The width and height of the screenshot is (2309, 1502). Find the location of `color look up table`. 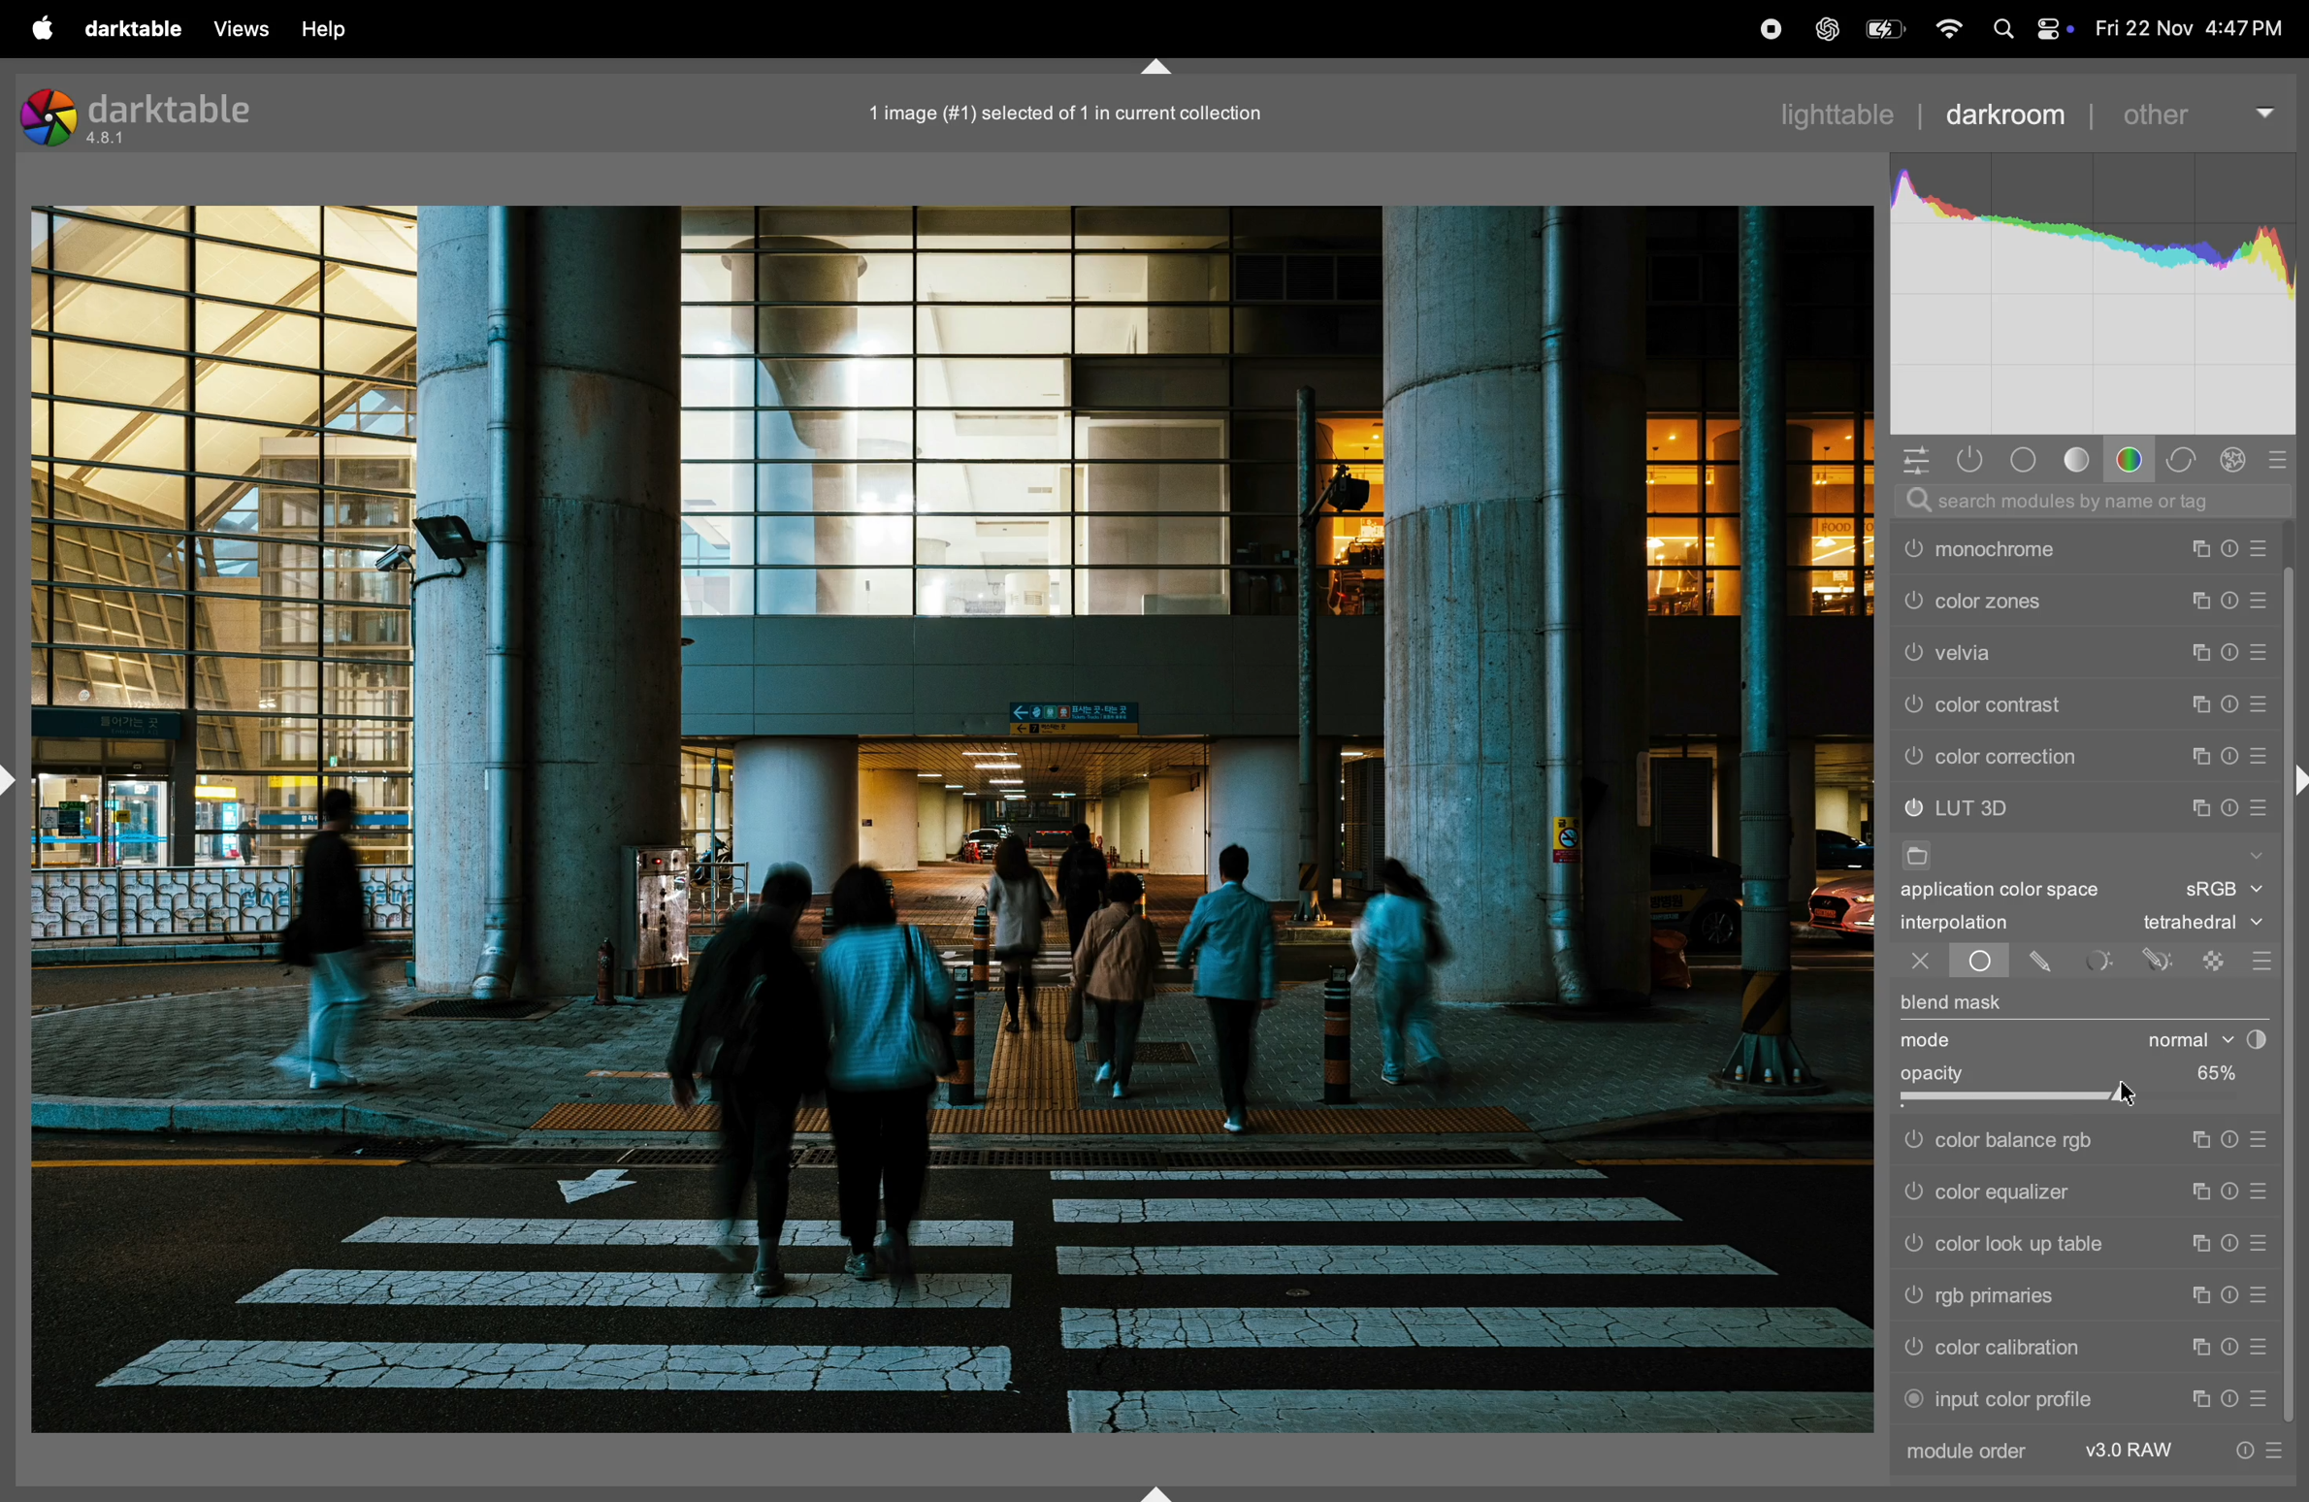

color look up table is located at coordinates (2033, 1244).